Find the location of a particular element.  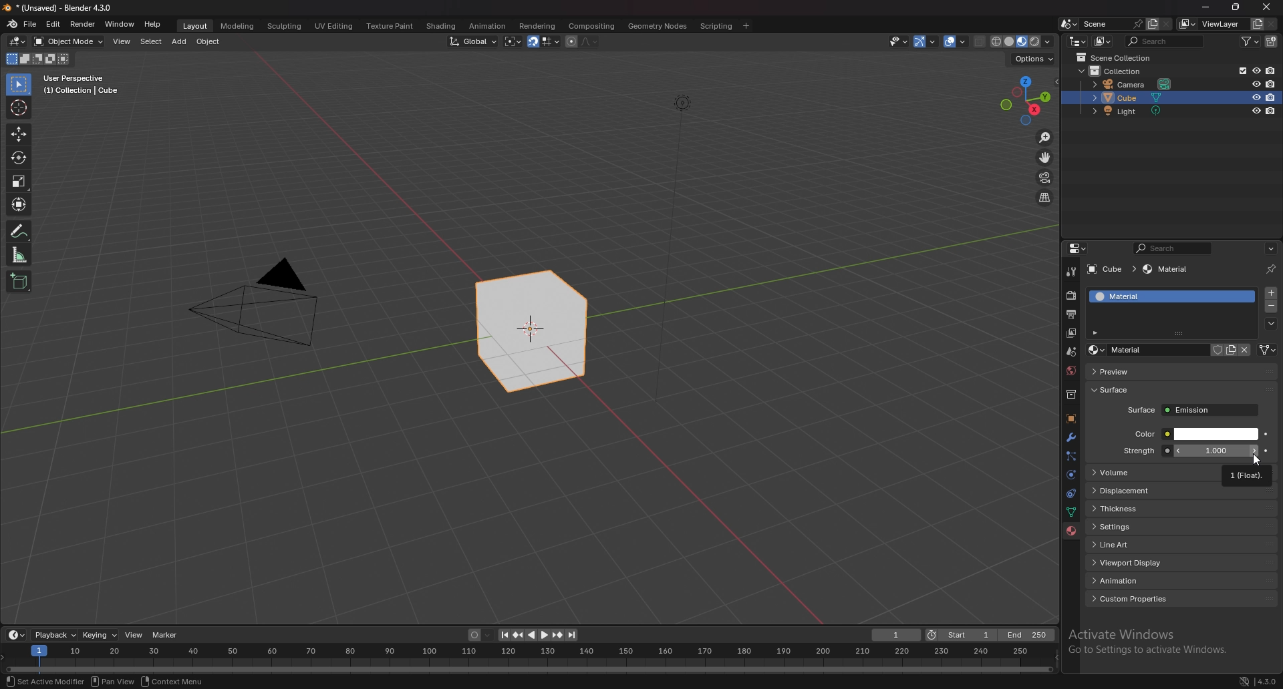

* (Unsaved) - Blender 4.3.0 is located at coordinates (67, 8).